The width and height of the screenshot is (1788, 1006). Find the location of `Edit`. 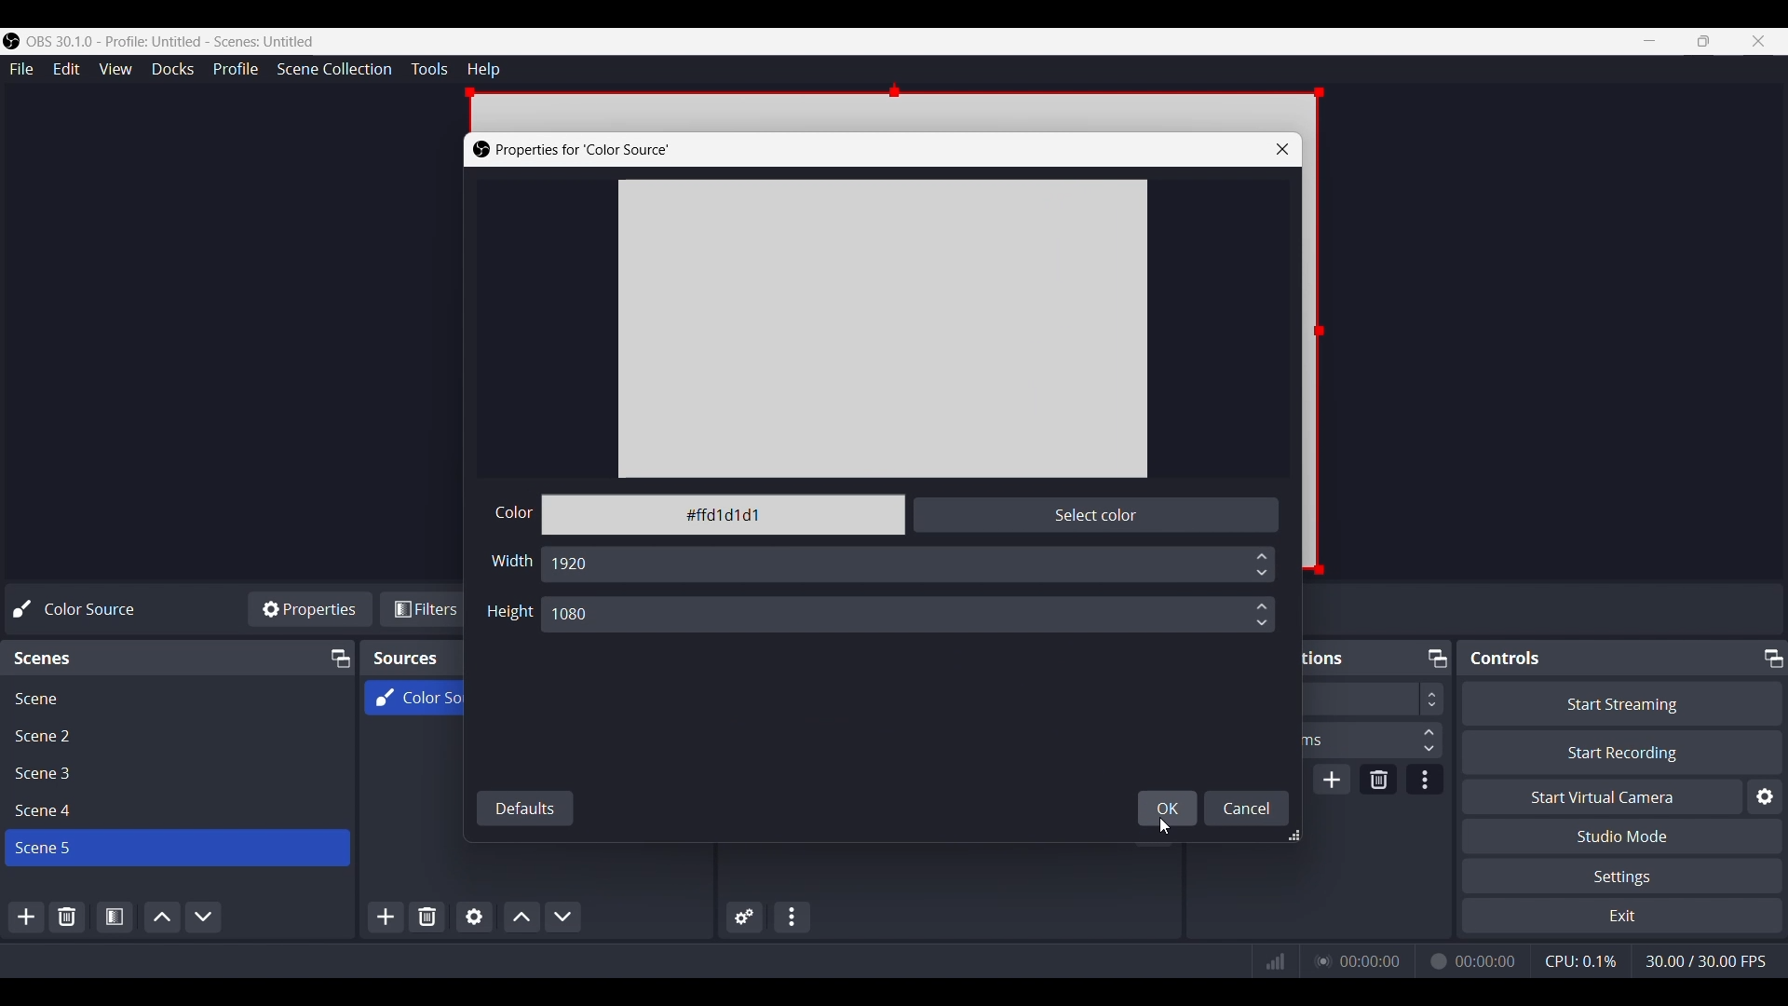

Edit is located at coordinates (65, 68).